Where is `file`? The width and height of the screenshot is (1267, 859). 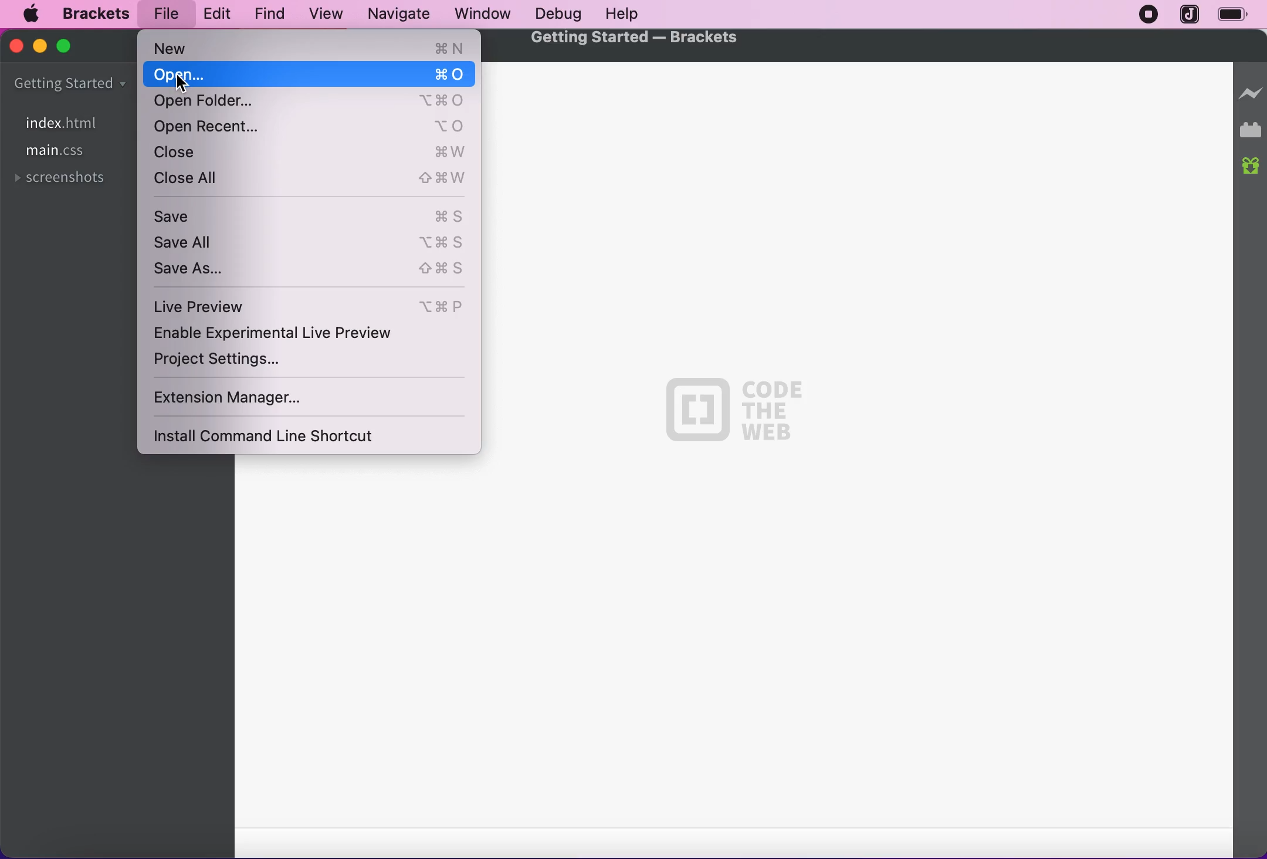 file is located at coordinates (163, 14).